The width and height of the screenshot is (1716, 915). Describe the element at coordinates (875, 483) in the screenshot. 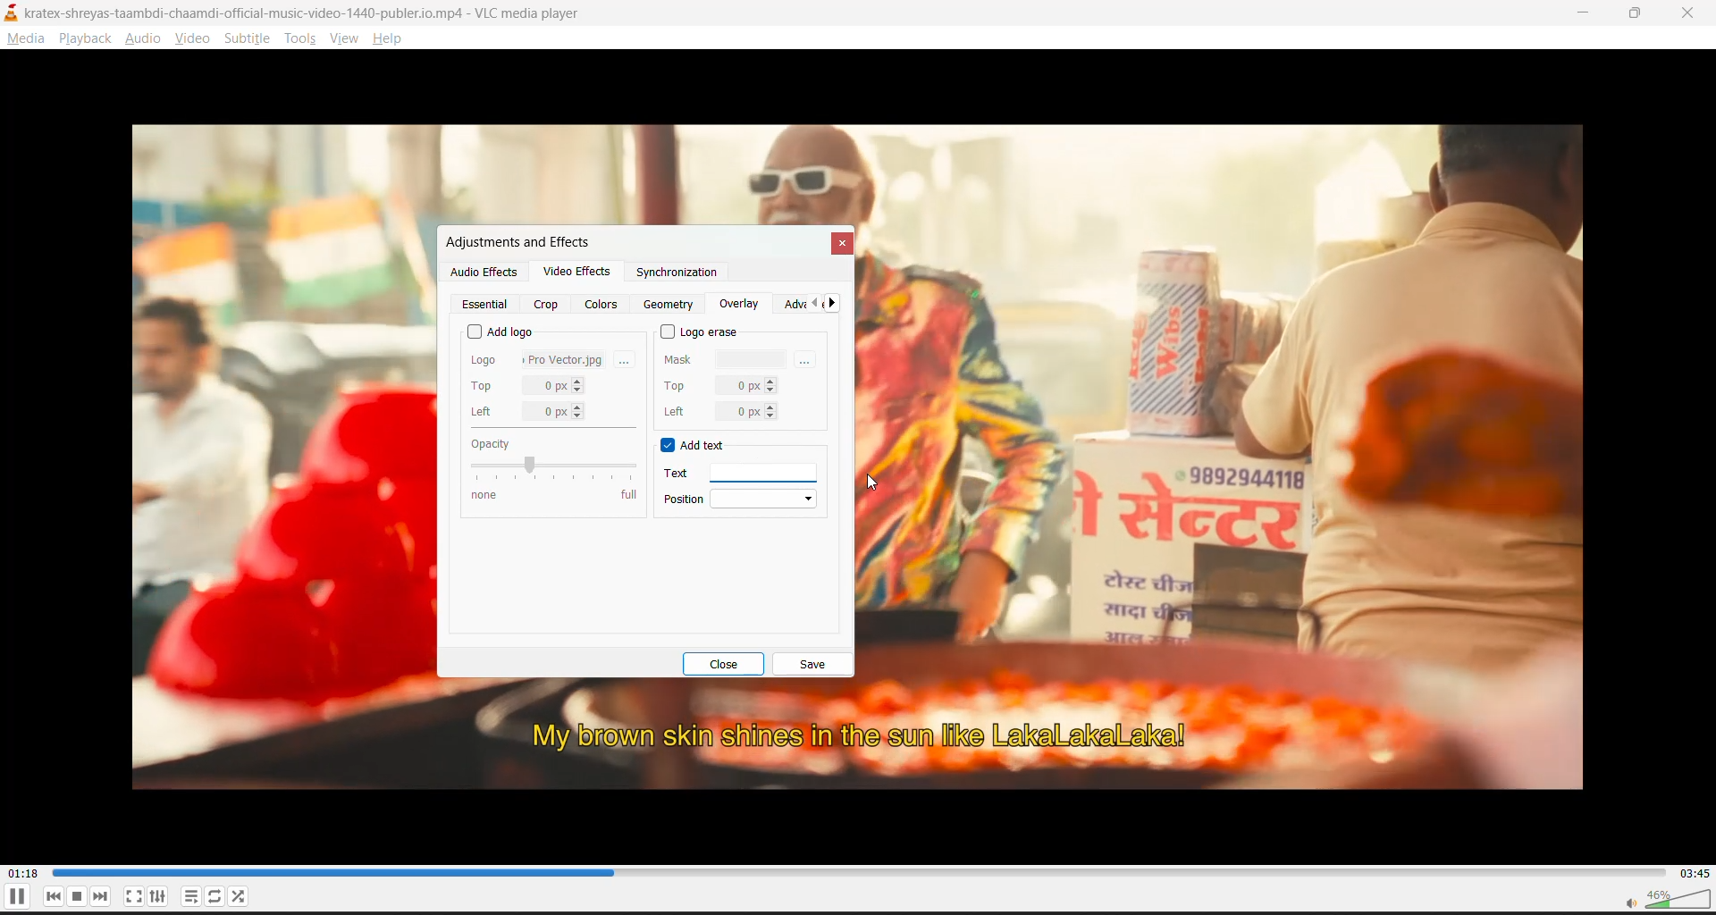

I see `cursor` at that location.